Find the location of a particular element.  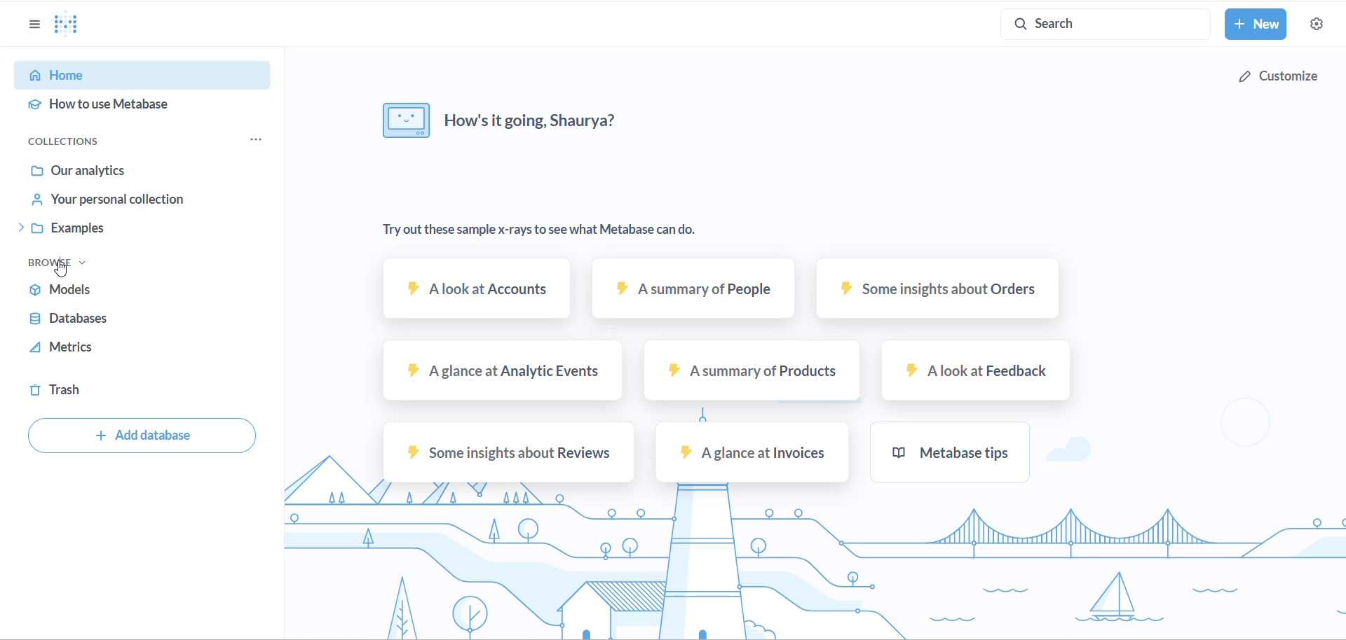

show/hide sidebar is located at coordinates (33, 28).